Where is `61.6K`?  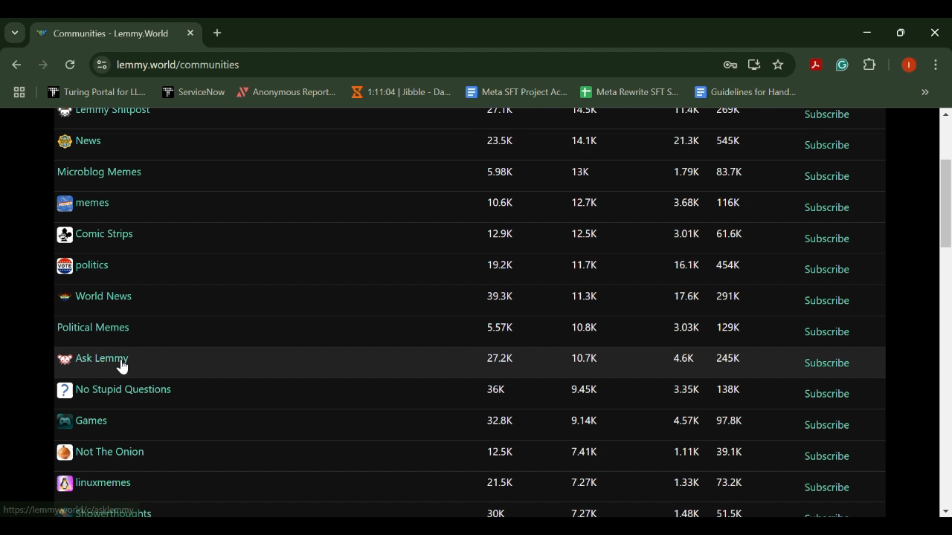 61.6K is located at coordinates (730, 233).